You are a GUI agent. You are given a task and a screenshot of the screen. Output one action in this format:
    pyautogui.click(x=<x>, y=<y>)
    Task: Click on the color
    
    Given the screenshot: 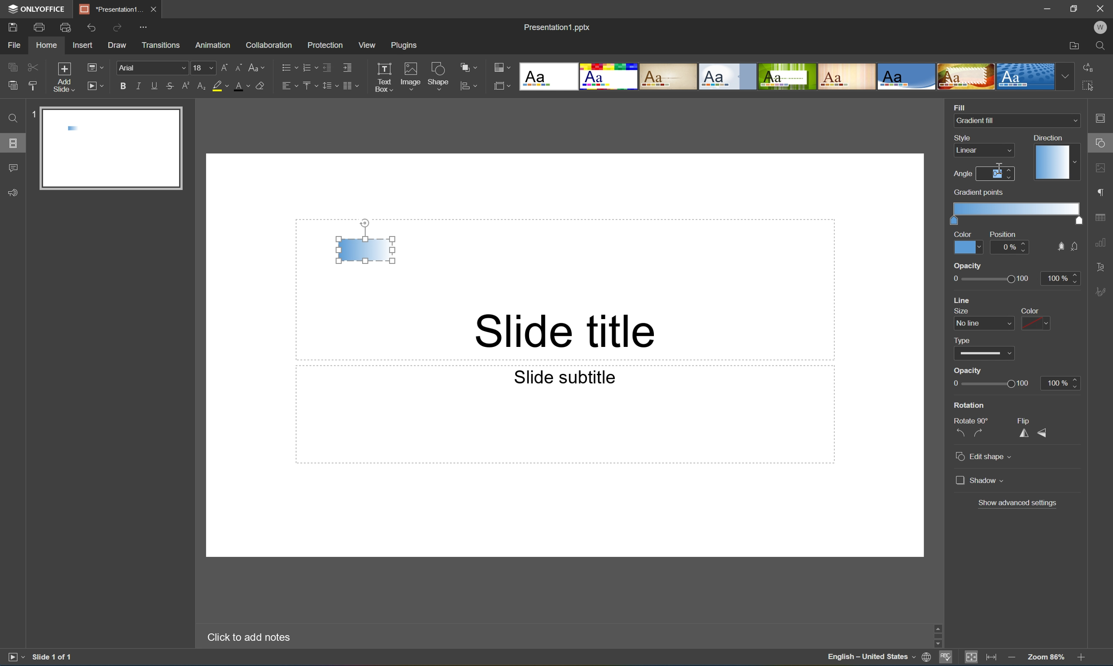 What is the action you would take?
    pyautogui.click(x=1027, y=311)
    